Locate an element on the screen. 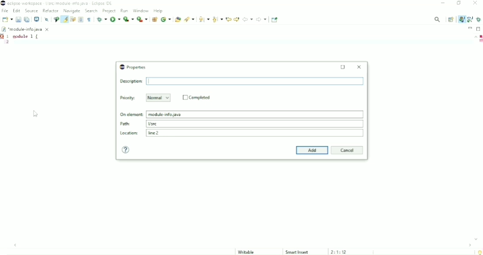  Previous annotation is located at coordinates (217, 19).